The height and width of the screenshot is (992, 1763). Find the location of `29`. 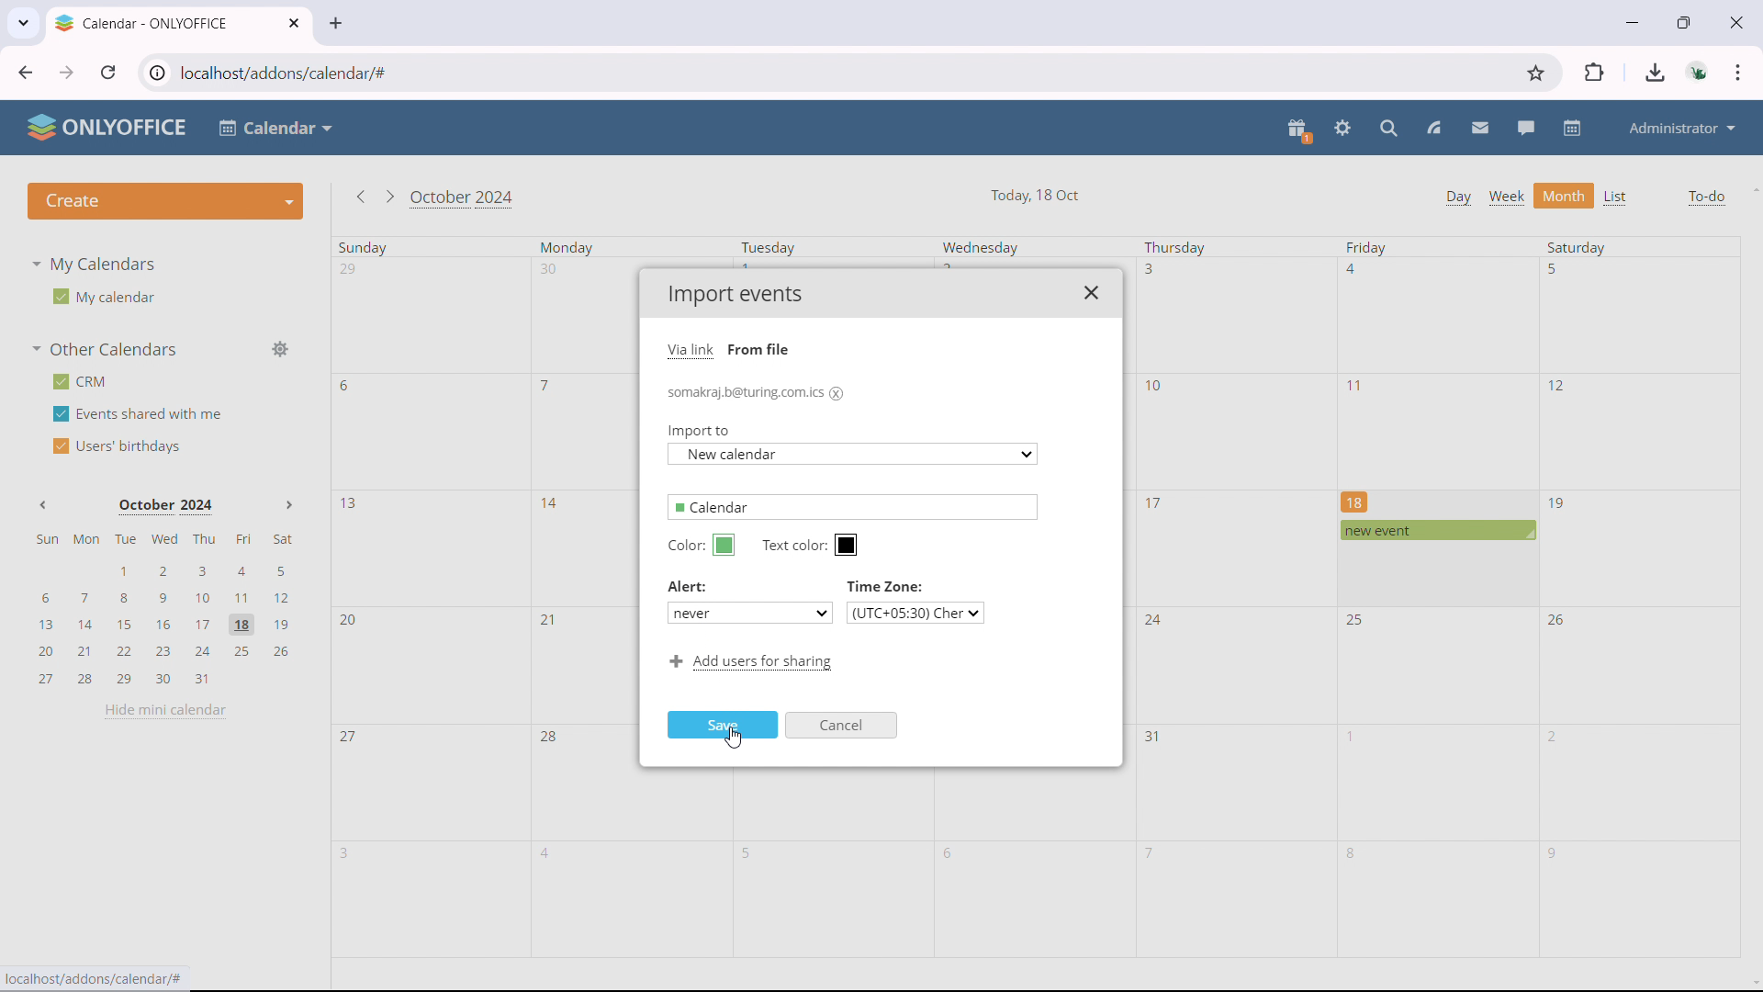

29 is located at coordinates (350, 268).